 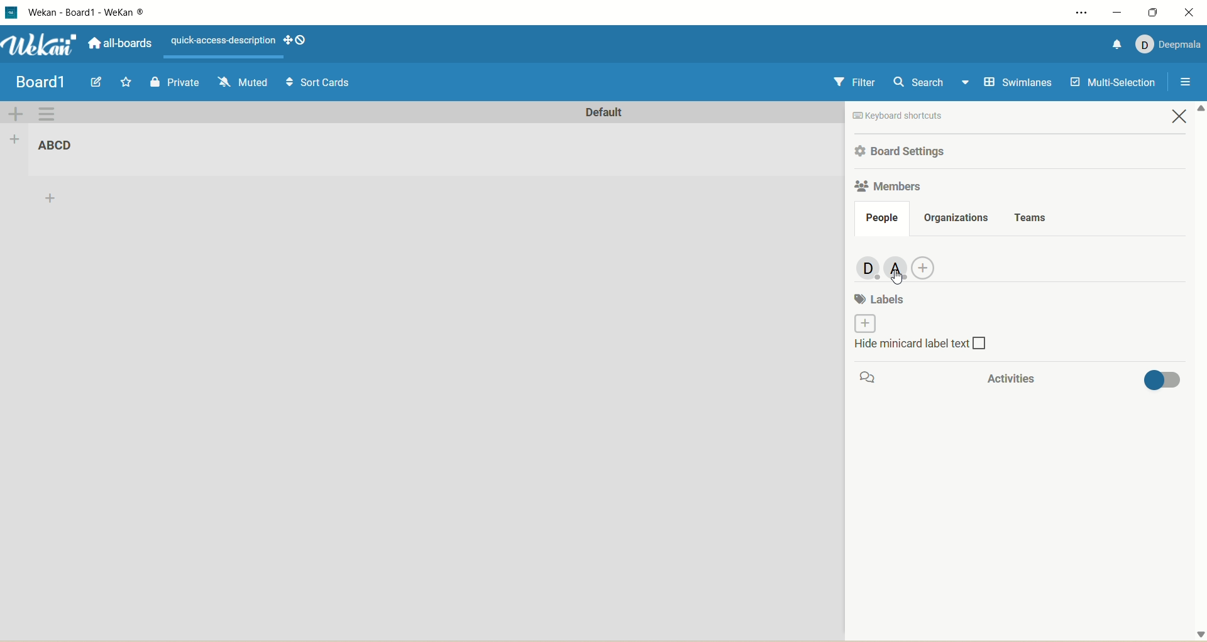 I want to click on add member, so click(x=929, y=266).